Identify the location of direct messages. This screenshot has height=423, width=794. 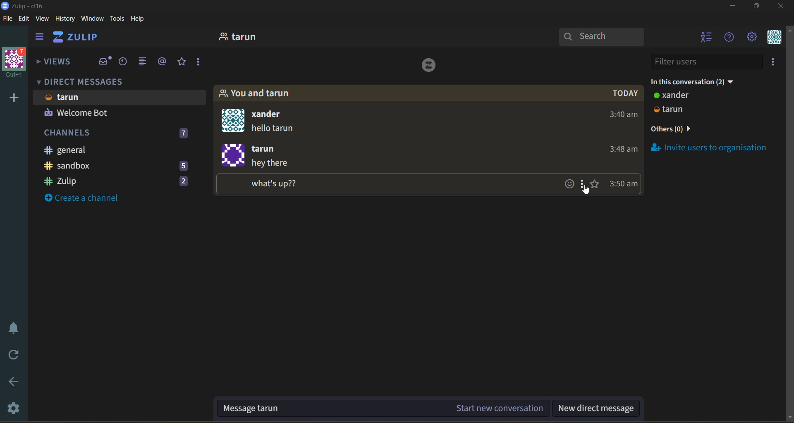
(88, 82).